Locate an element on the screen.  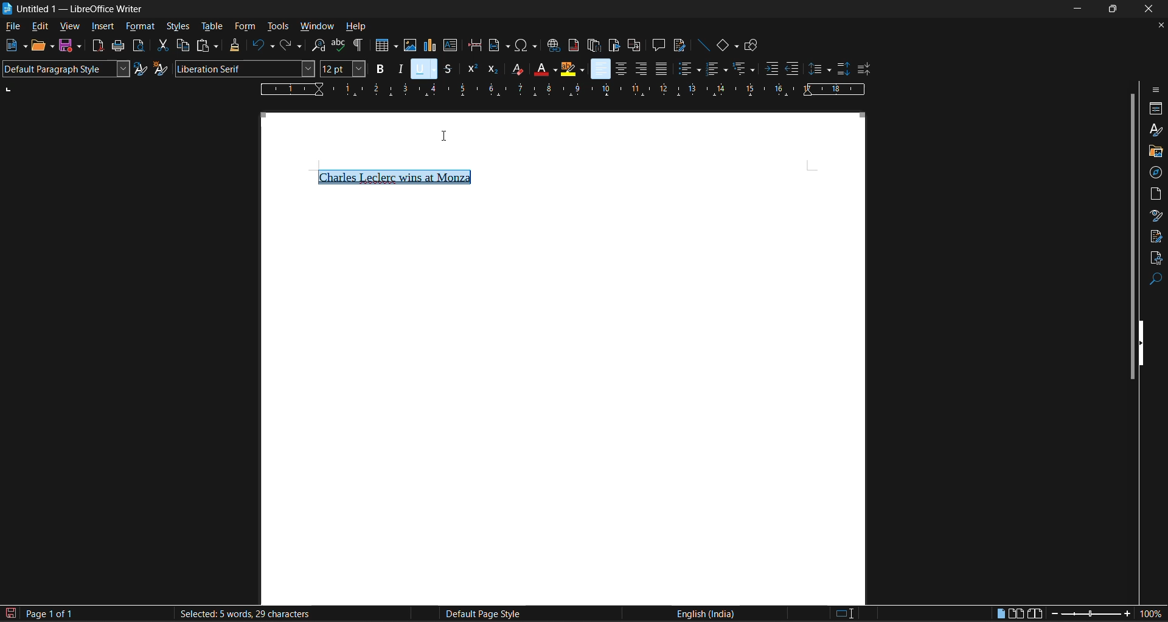
insert endnote is located at coordinates (595, 46).